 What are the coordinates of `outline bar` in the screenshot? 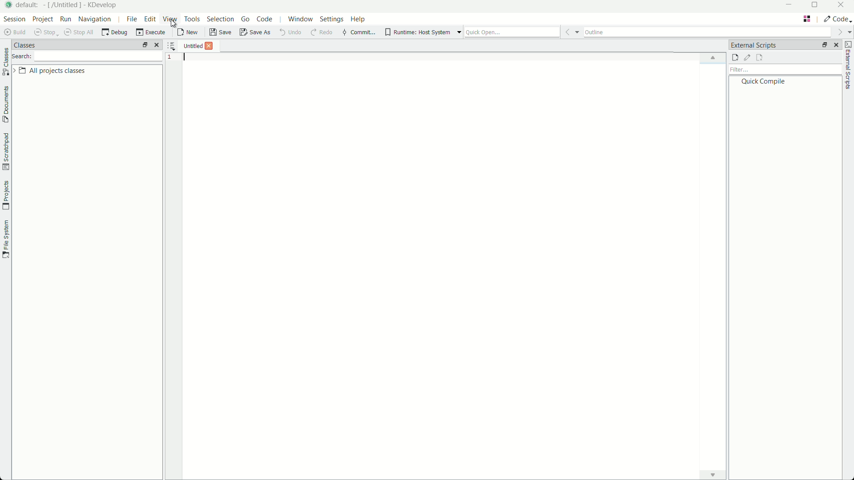 It's located at (717, 32).